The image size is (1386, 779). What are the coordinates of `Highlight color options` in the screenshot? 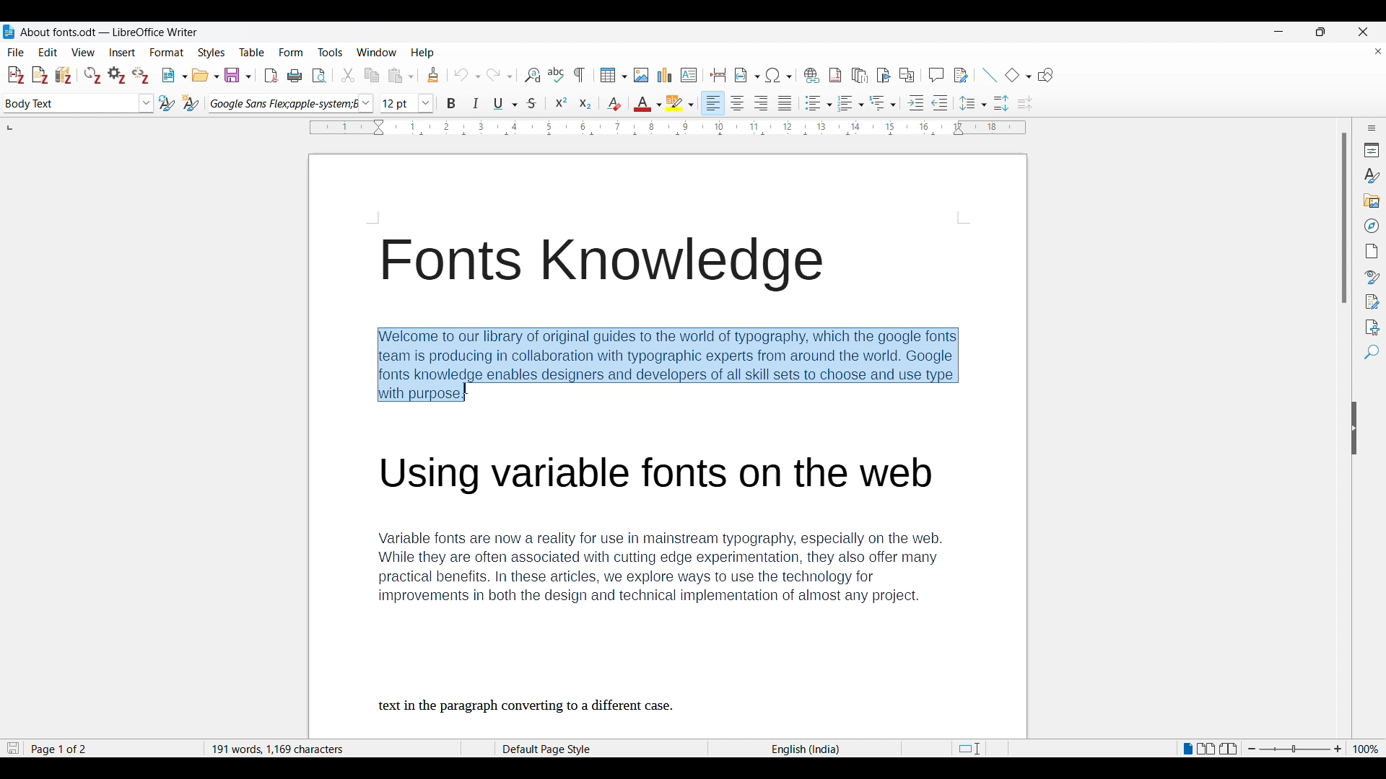 It's located at (680, 103).